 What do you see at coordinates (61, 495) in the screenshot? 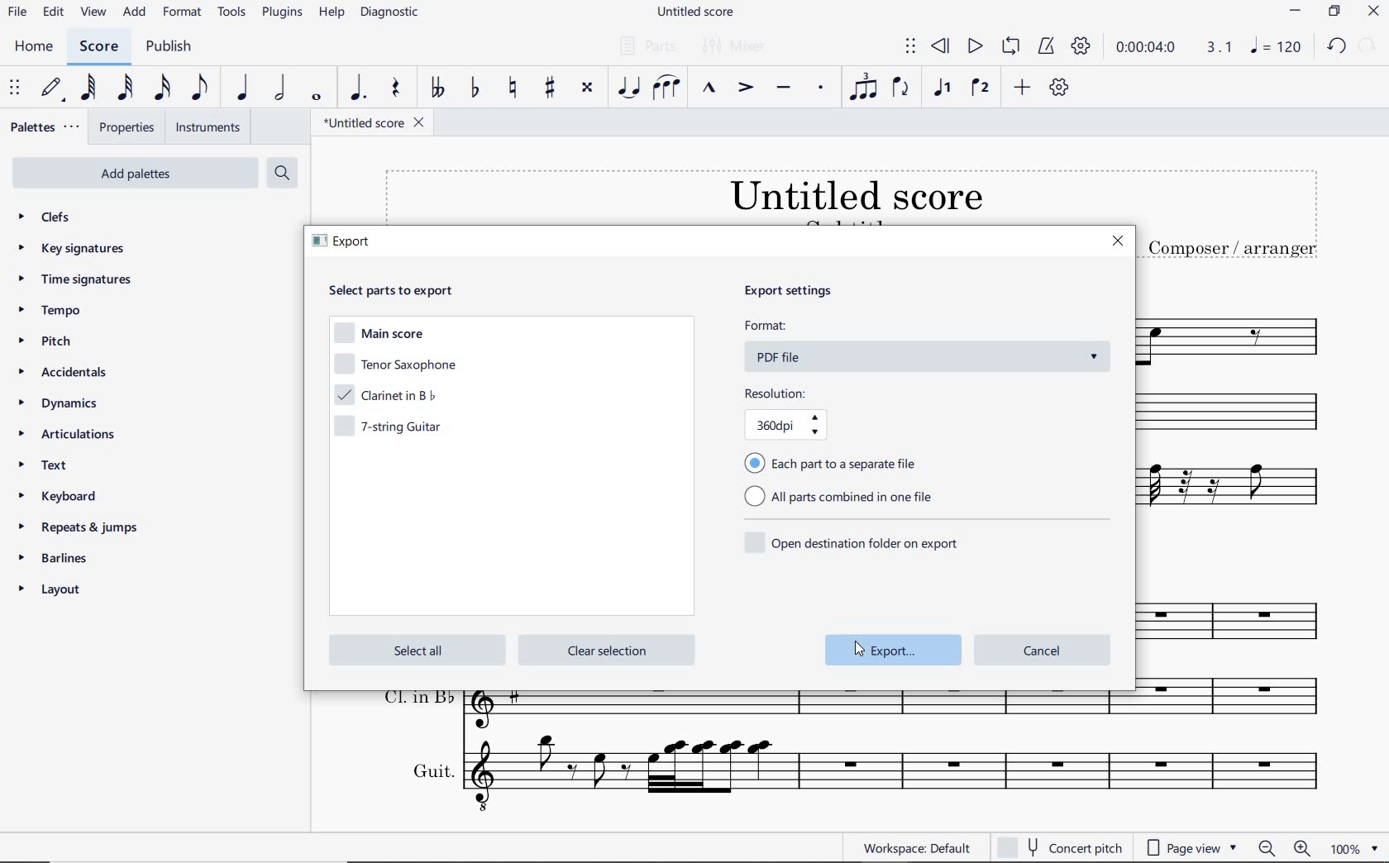
I see `keyboard` at bounding box center [61, 495].